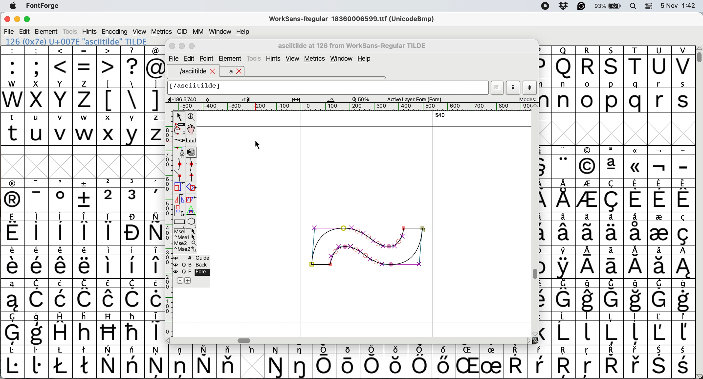  What do you see at coordinates (637, 296) in the screenshot?
I see `symbol` at bounding box center [637, 296].